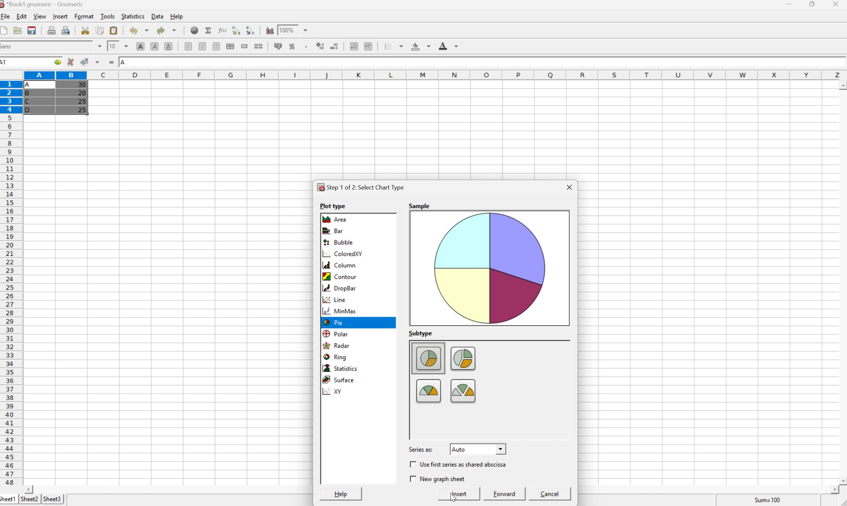  Describe the element at coordinates (551, 494) in the screenshot. I see `Cancel` at that location.